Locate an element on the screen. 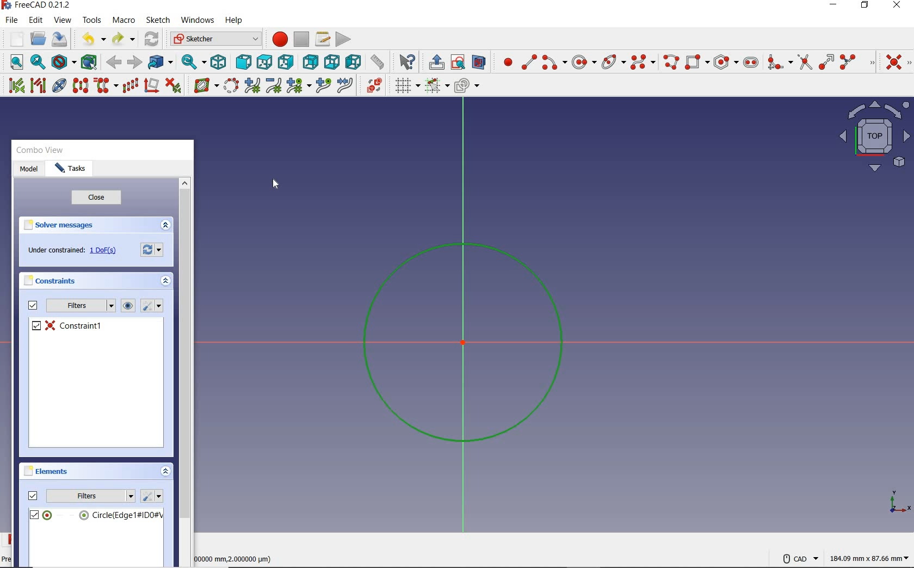 The height and width of the screenshot is (568, 914). measurement is located at coordinates (377, 63).